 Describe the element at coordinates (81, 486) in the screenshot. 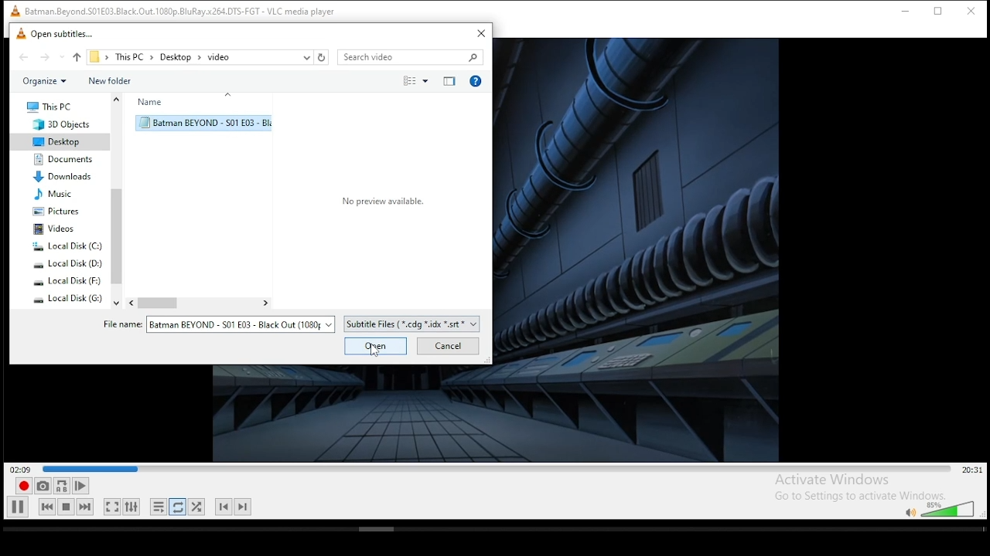

I see `frame by frame` at that location.